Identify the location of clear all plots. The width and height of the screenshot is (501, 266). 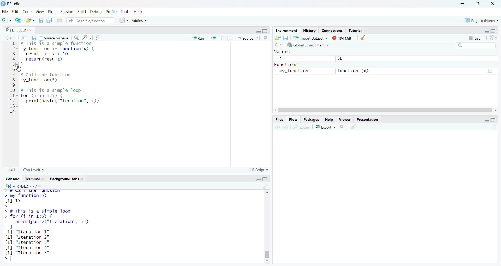
(355, 127).